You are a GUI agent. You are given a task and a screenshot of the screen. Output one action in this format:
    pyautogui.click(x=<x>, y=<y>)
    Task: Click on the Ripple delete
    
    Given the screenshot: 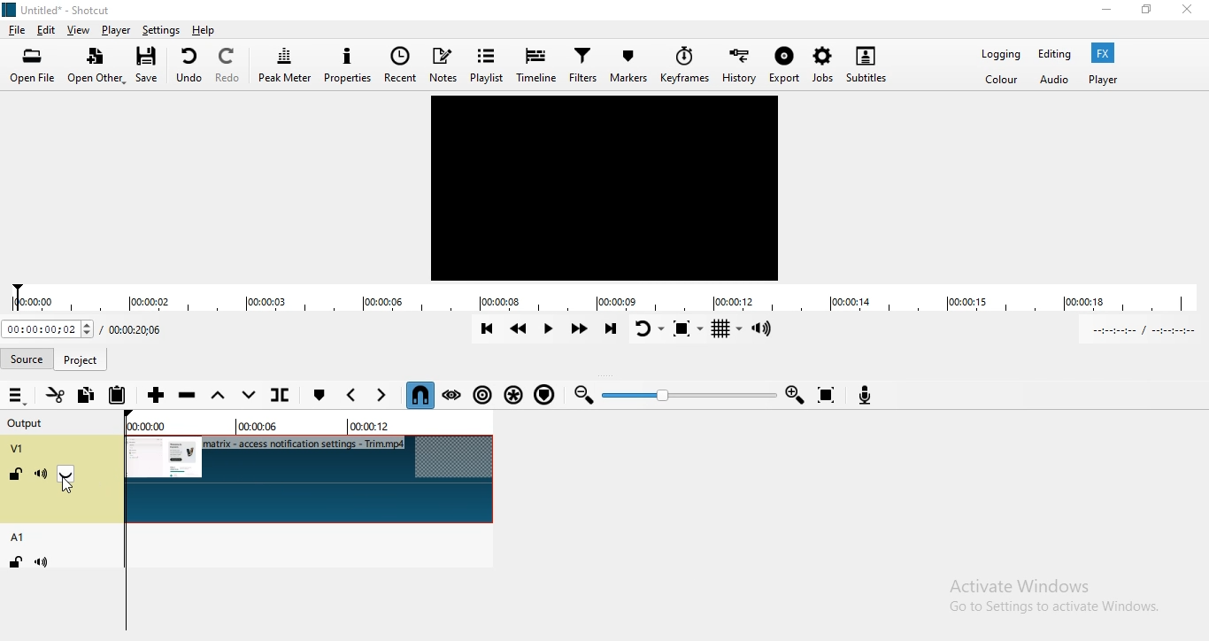 What is the action you would take?
    pyautogui.click(x=189, y=397)
    